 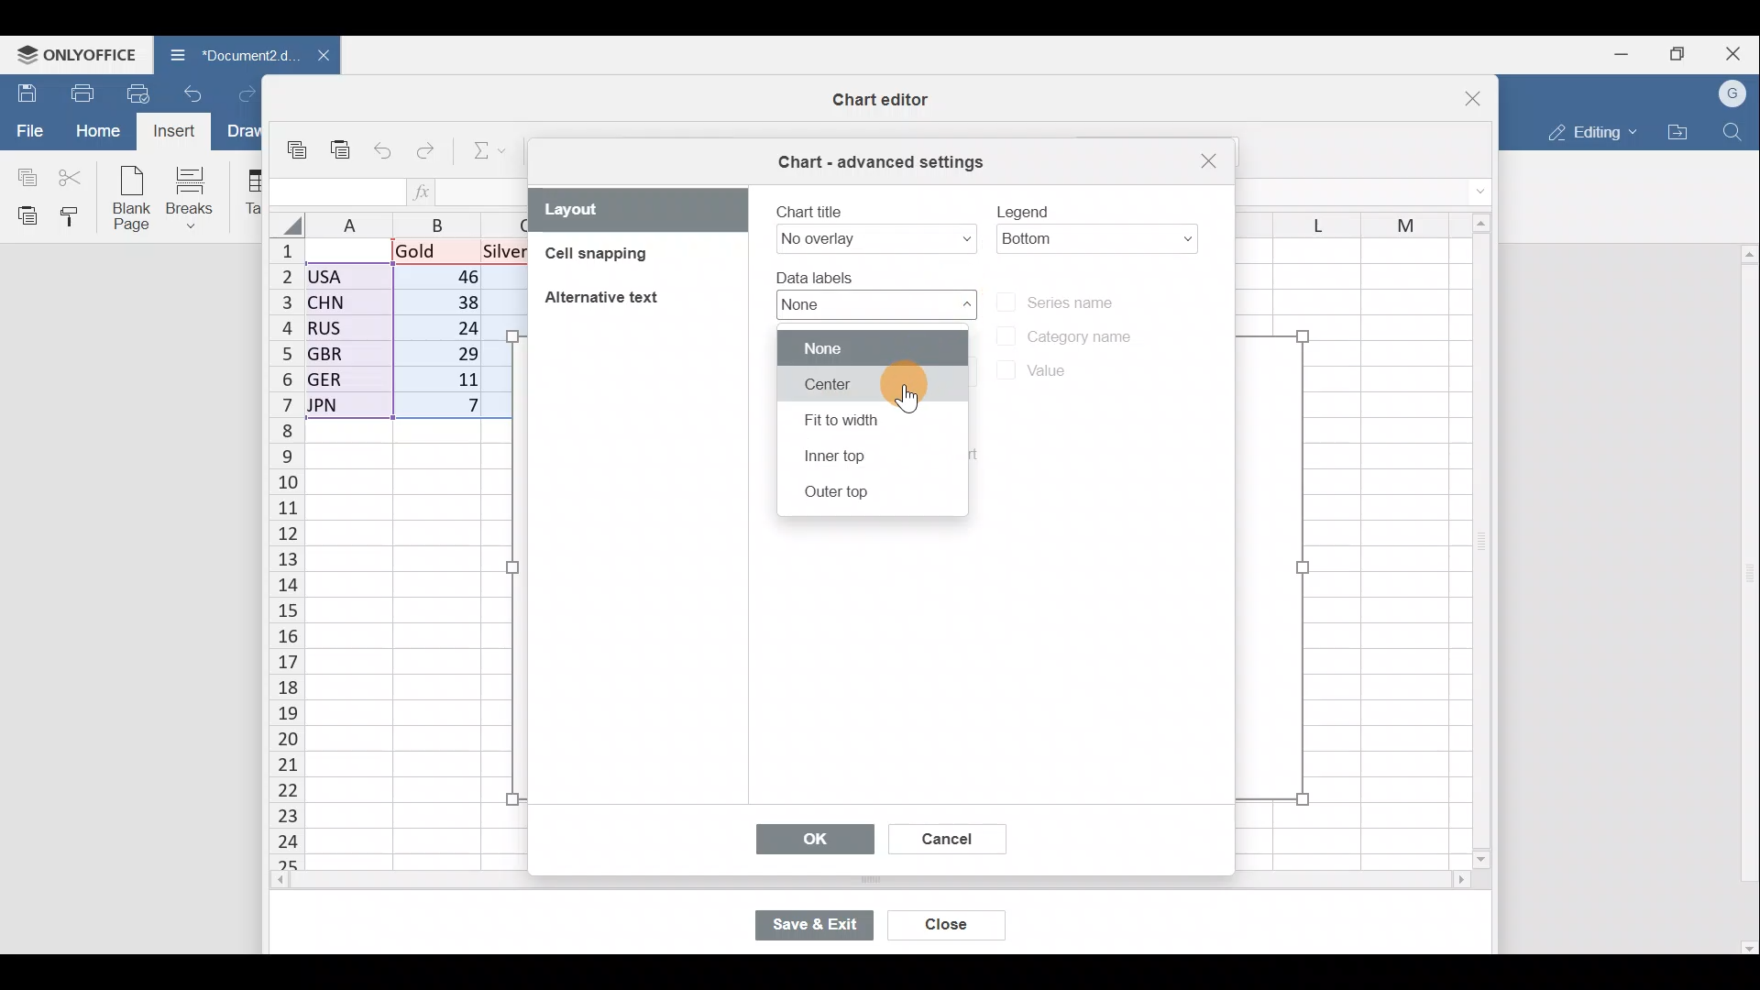 What do you see at coordinates (23, 214) in the screenshot?
I see `Paste` at bounding box center [23, 214].